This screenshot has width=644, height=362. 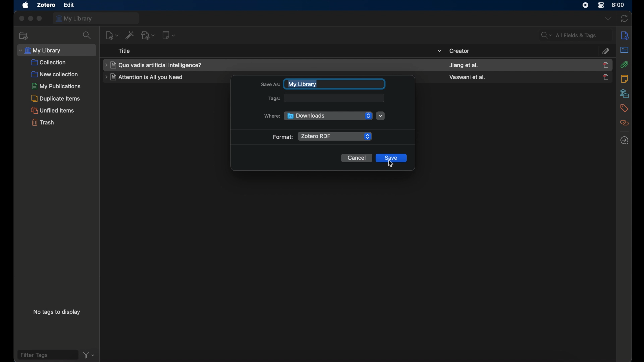 I want to click on item name highlighted, so click(x=154, y=65).